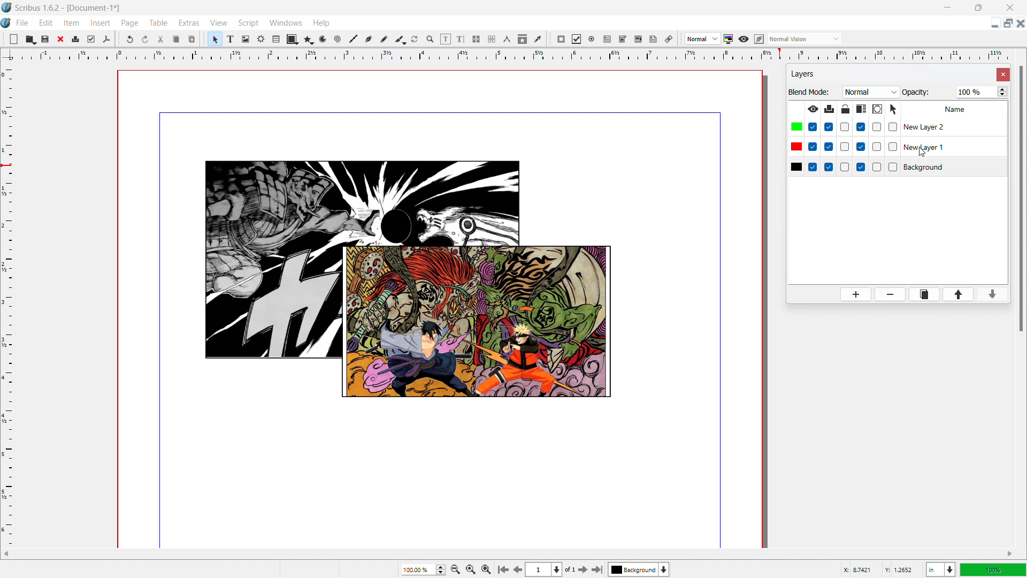  I want to click on pdf combo box, so click(623, 39).